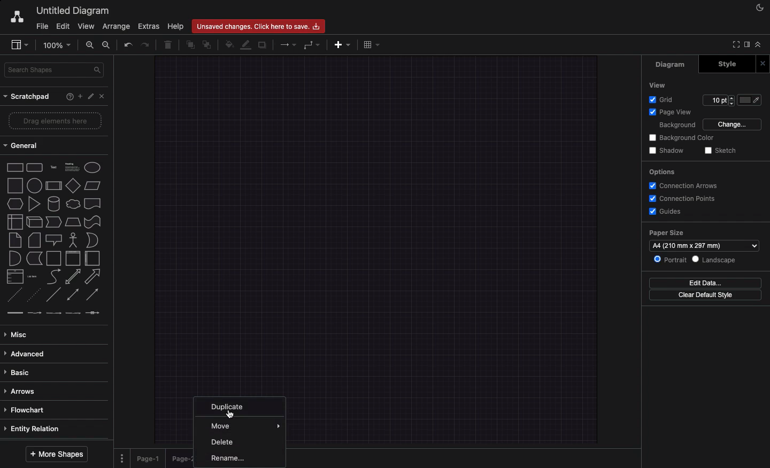 This screenshot has height=468, width=770. What do you see at coordinates (191, 44) in the screenshot?
I see `To front` at bounding box center [191, 44].